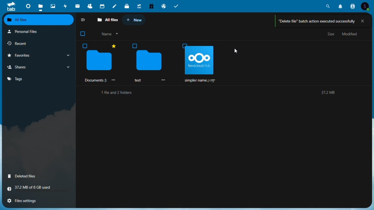 Image resolution: width=374 pixels, height=210 pixels. Describe the element at coordinates (364, 5) in the screenshot. I see `account icon` at that location.